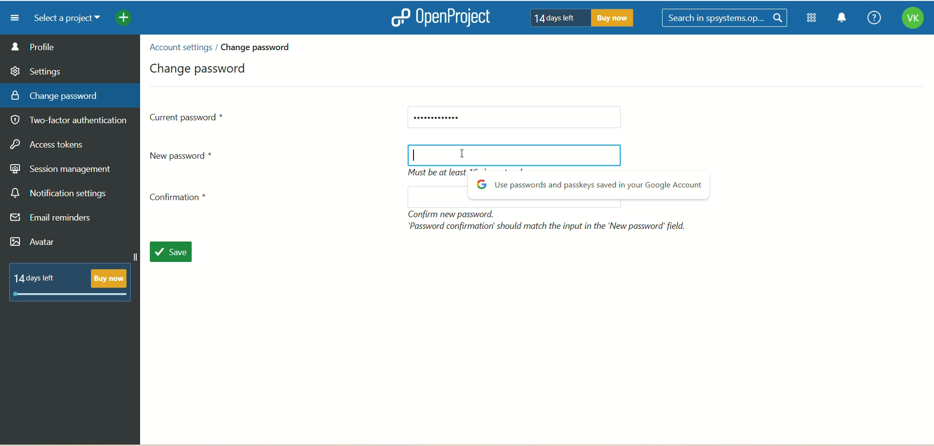 Image resolution: width=934 pixels, height=446 pixels. I want to click on current password, so click(188, 116).